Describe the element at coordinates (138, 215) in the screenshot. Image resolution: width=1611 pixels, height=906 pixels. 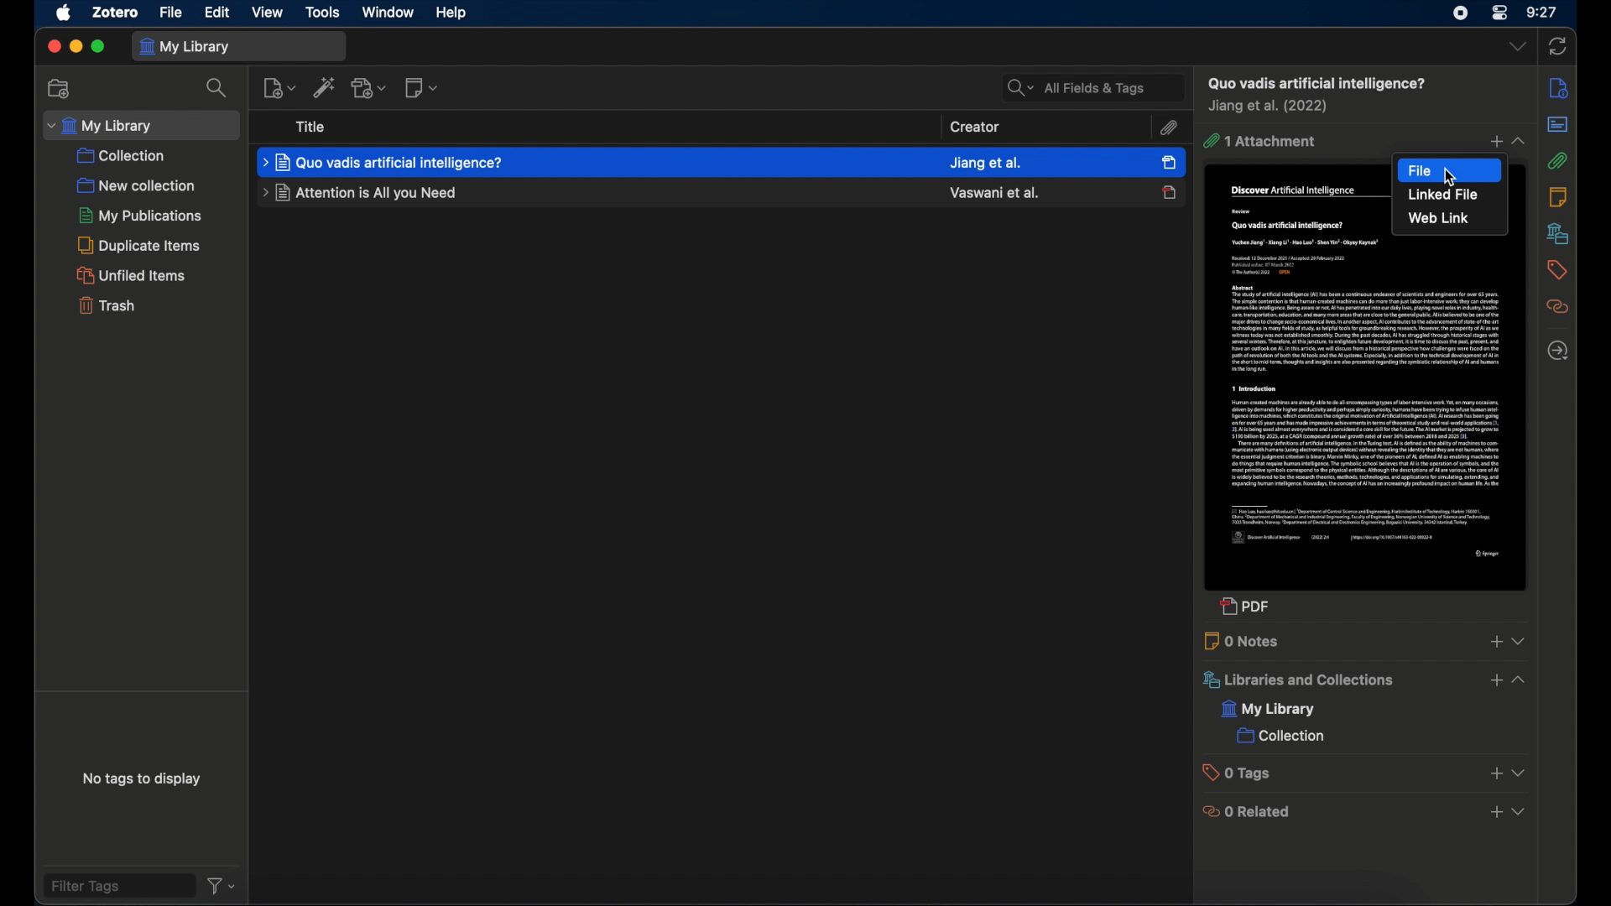
I see `my publications` at that location.